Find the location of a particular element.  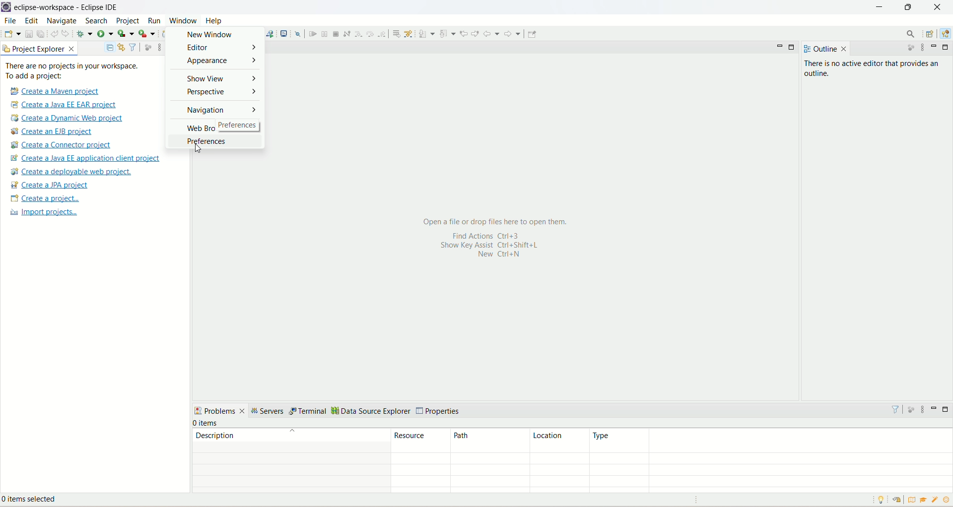

run is located at coordinates (105, 33).